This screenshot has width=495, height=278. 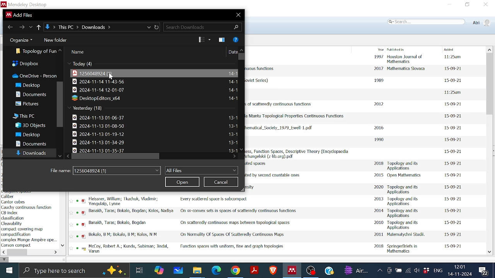 What do you see at coordinates (426, 21) in the screenshot?
I see `Search` at bounding box center [426, 21].